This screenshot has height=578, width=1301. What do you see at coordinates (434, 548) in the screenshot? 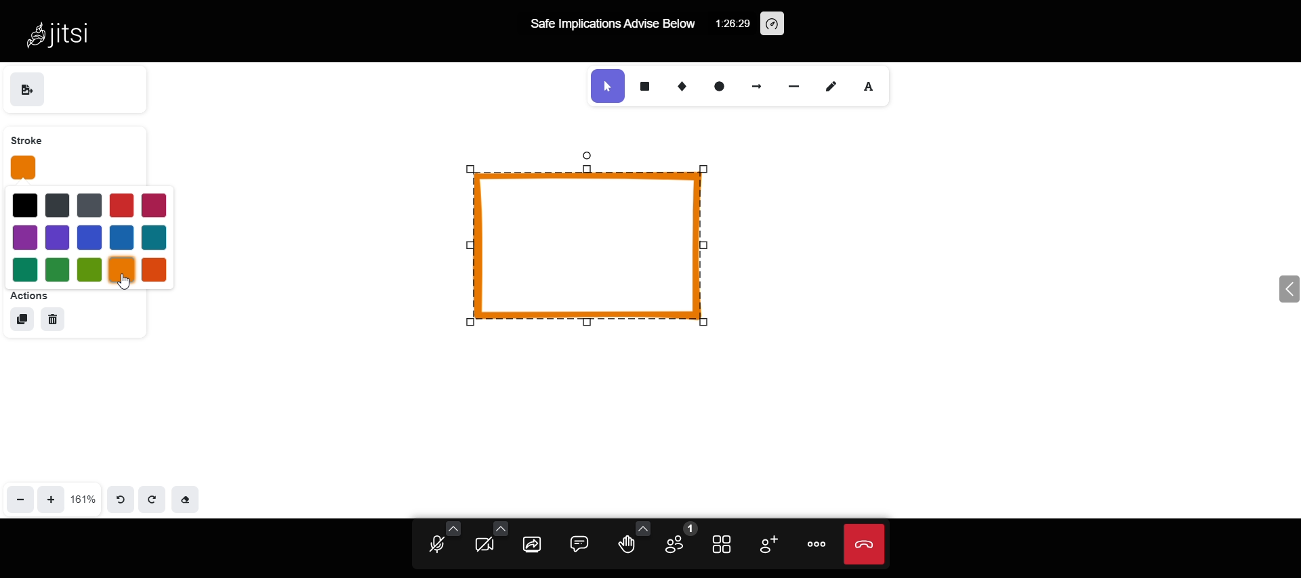
I see `unmute mic` at bounding box center [434, 548].